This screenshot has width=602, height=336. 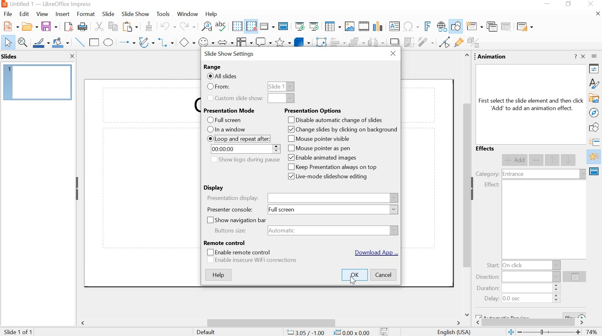 I want to click on move down, so click(x=569, y=160).